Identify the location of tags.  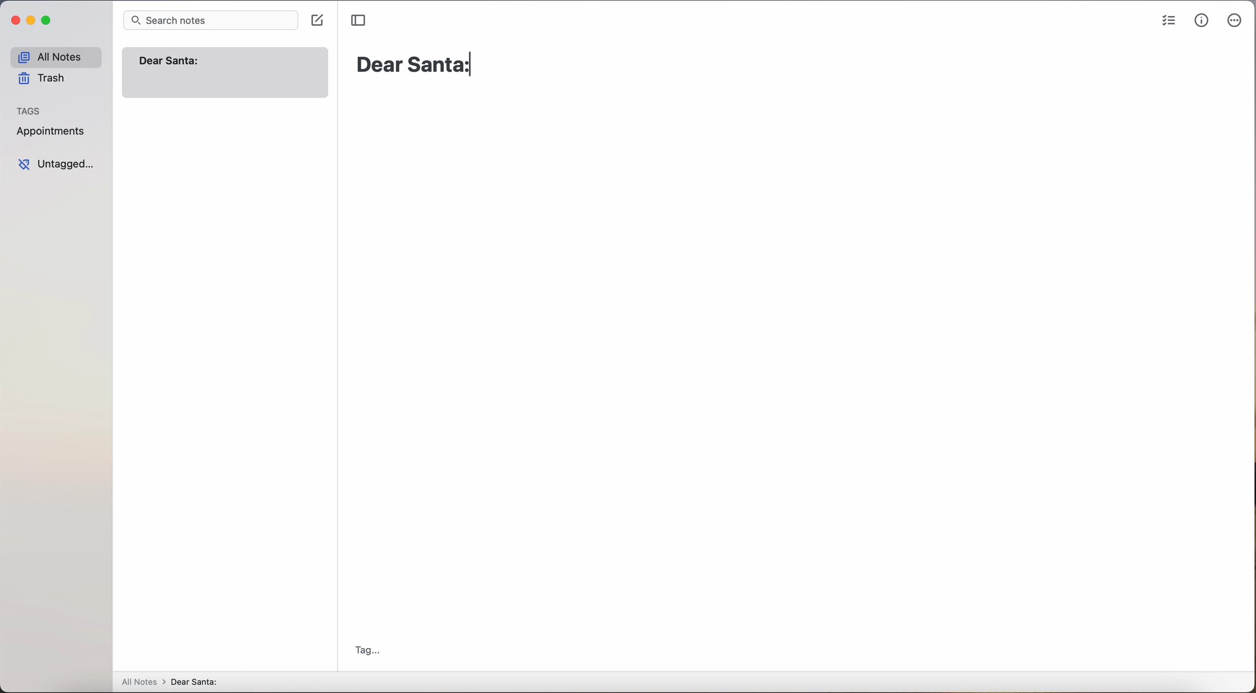
(33, 110).